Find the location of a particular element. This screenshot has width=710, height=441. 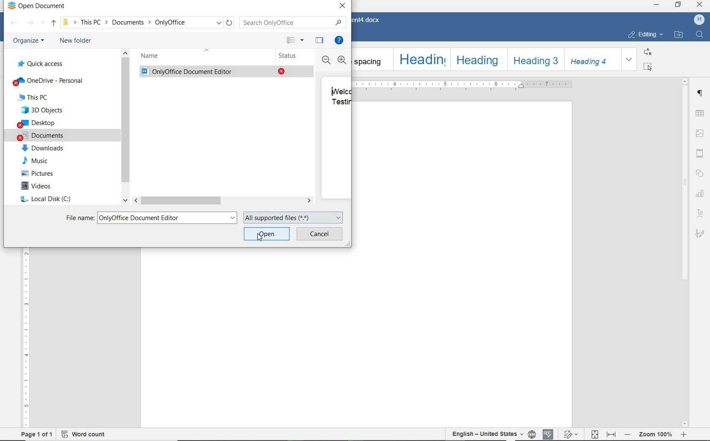

Find is located at coordinates (701, 38).